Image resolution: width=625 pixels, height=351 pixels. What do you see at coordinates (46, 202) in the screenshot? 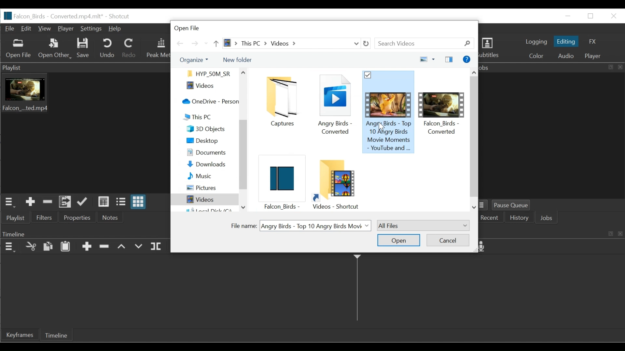
I see `Remove cut` at bounding box center [46, 202].